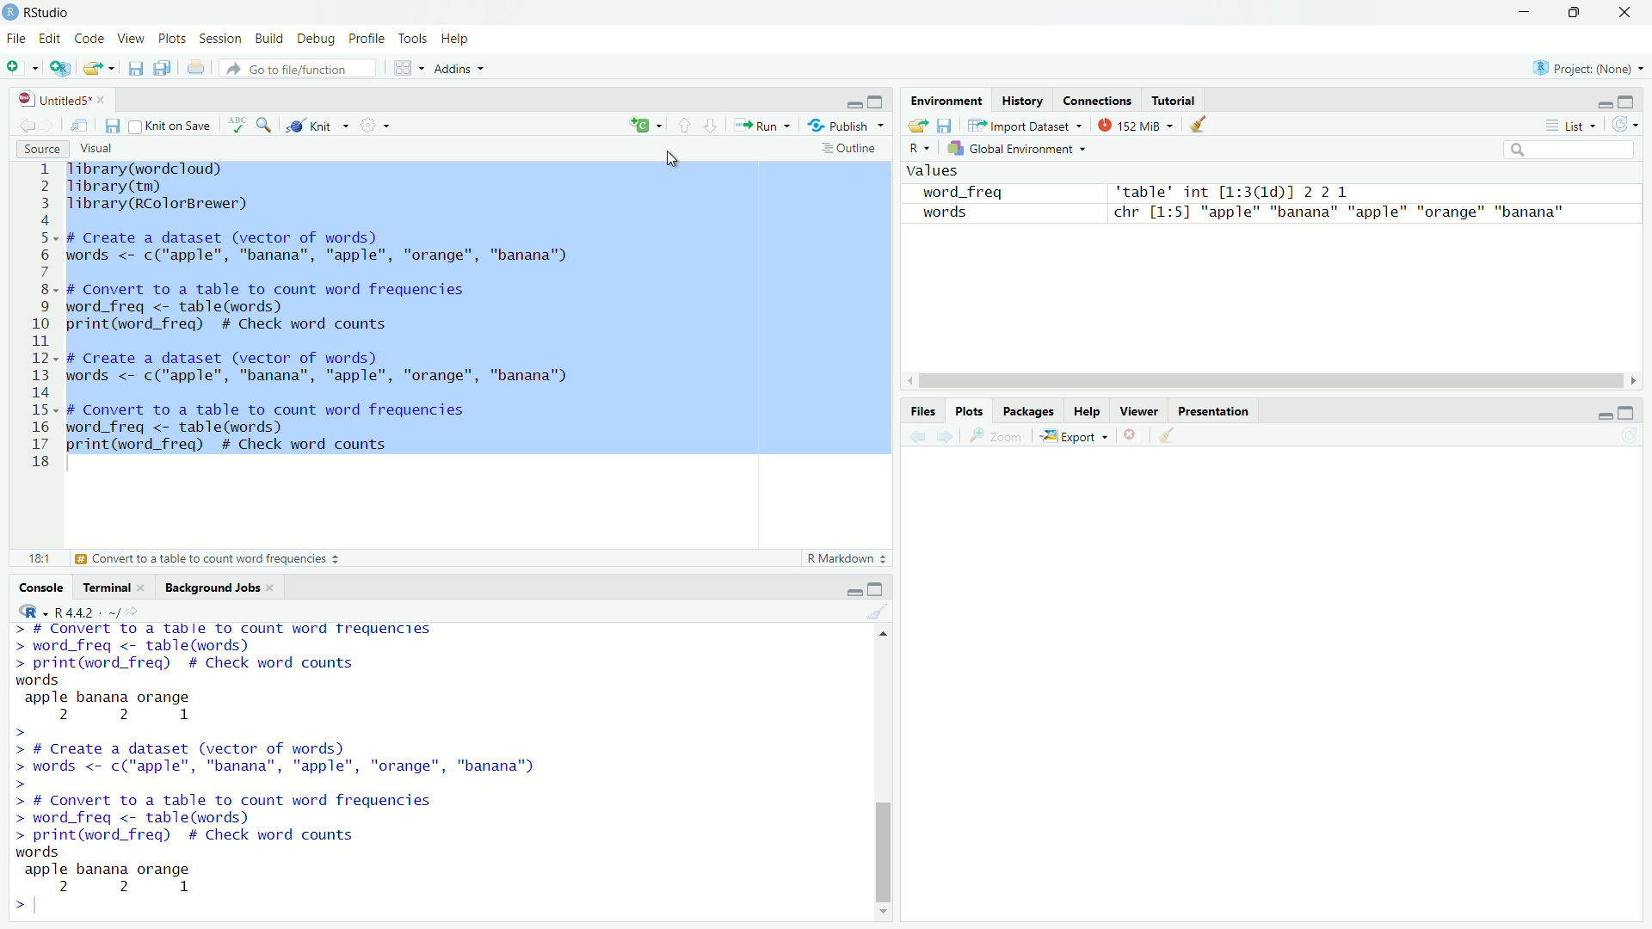 The image size is (1652, 929). I want to click on Maximize, so click(1576, 14).